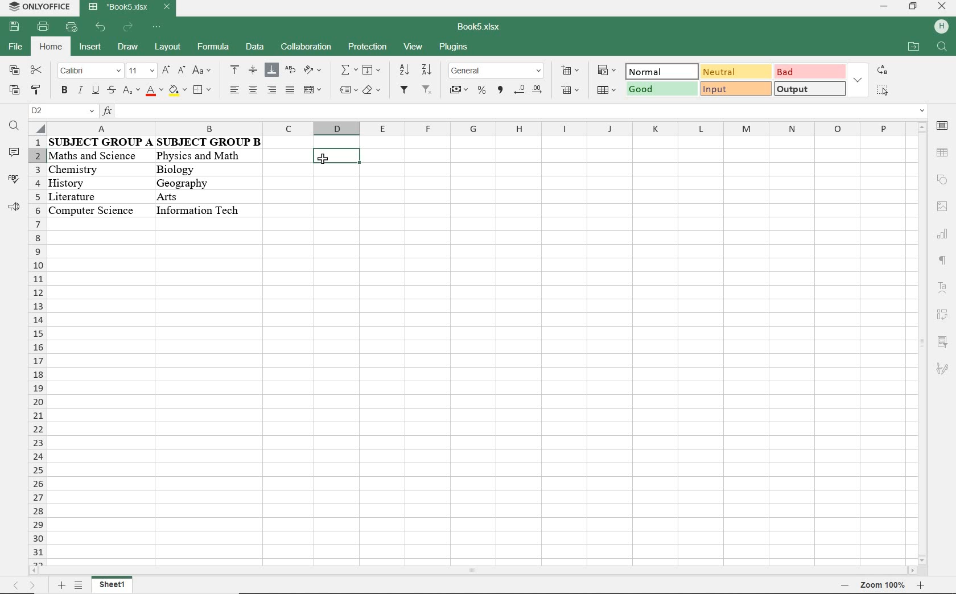 This screenshot has height=594, width=956. What do you see at coordinates (164, 71) in the screenshot?
I see `increment font size` at bounding box center [164, 71].